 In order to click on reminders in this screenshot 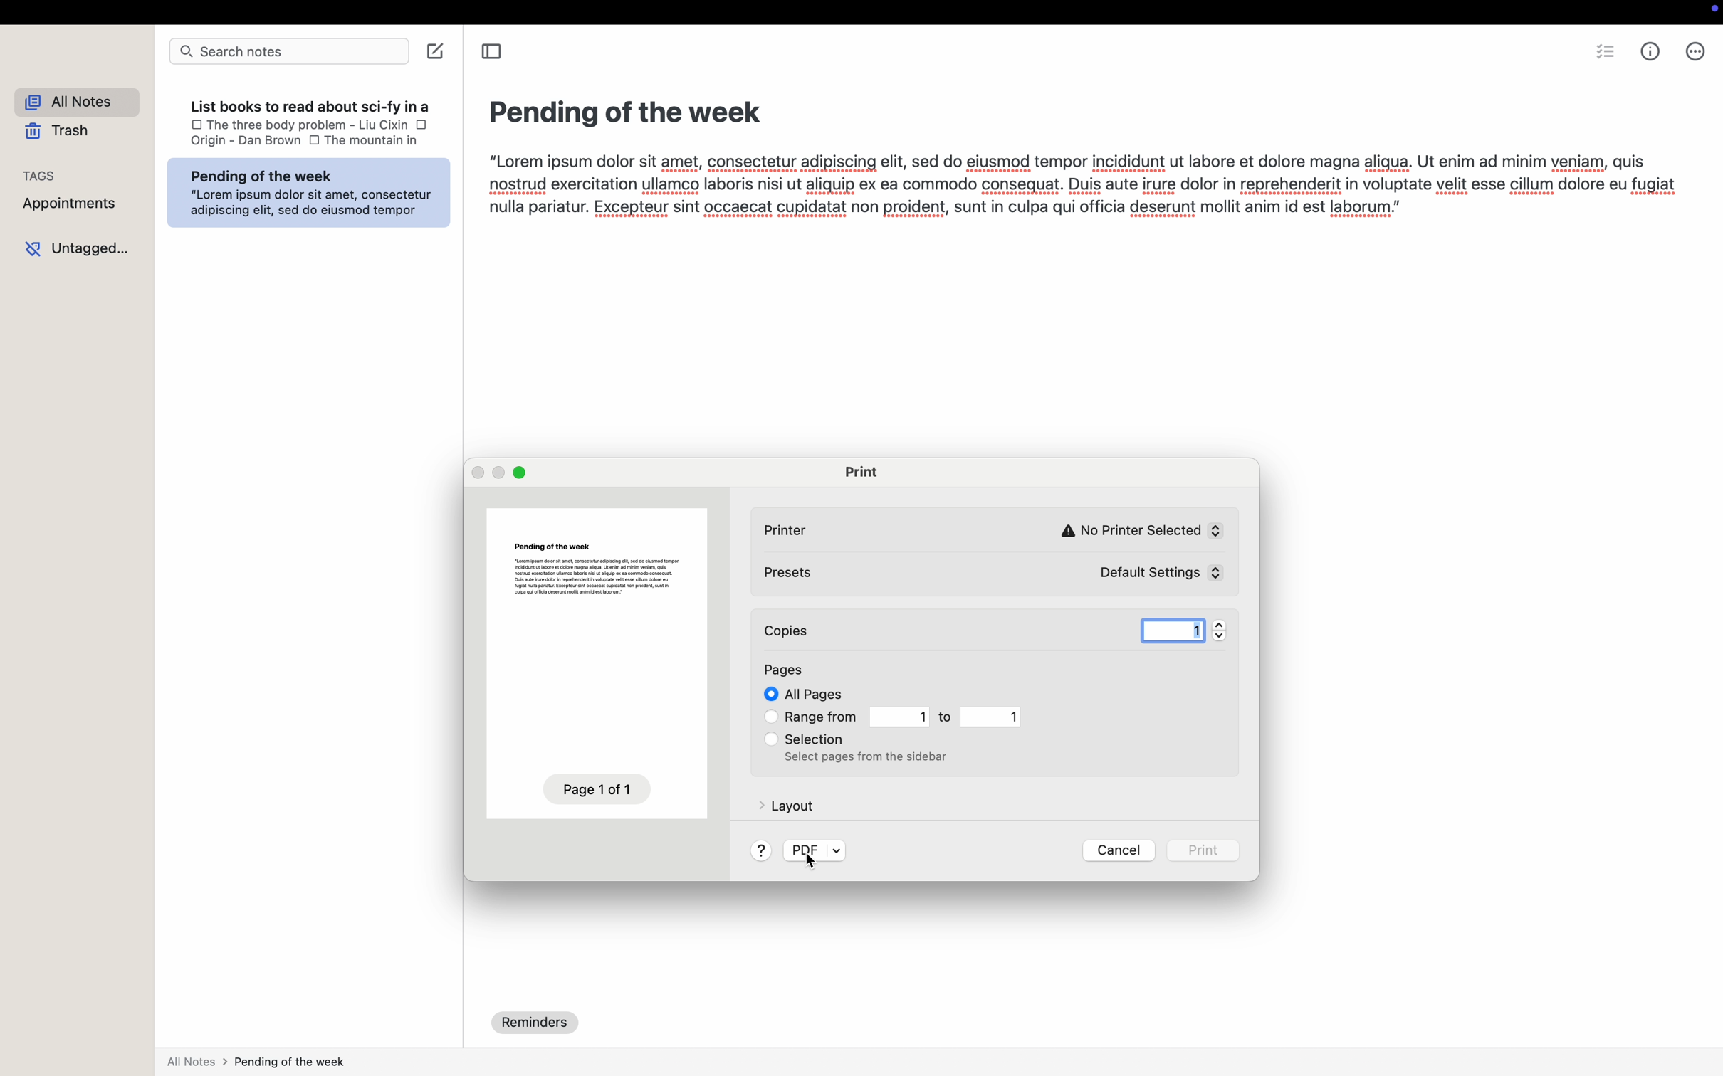, I will do `click(536, 1022)`.